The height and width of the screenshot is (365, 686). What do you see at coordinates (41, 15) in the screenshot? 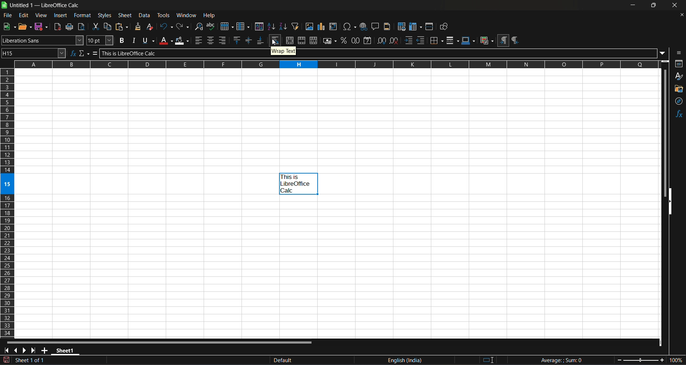
I see `view` at bounding box center [41, 15].